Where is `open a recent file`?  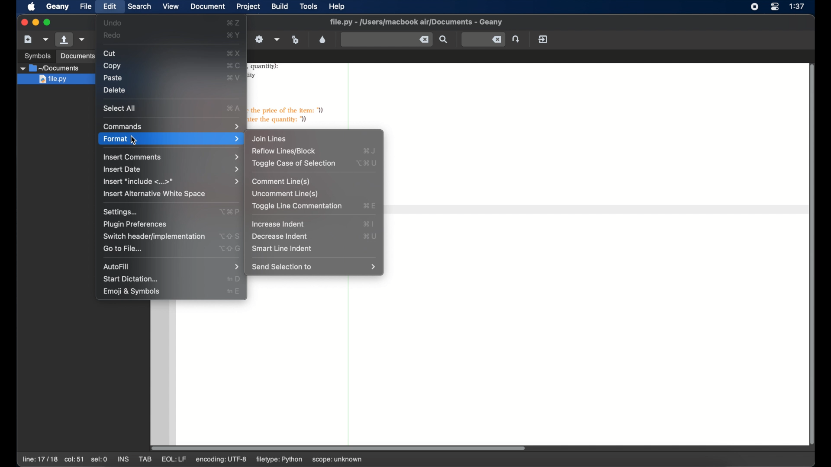
open a recent file is located at coordinates (82, 39).